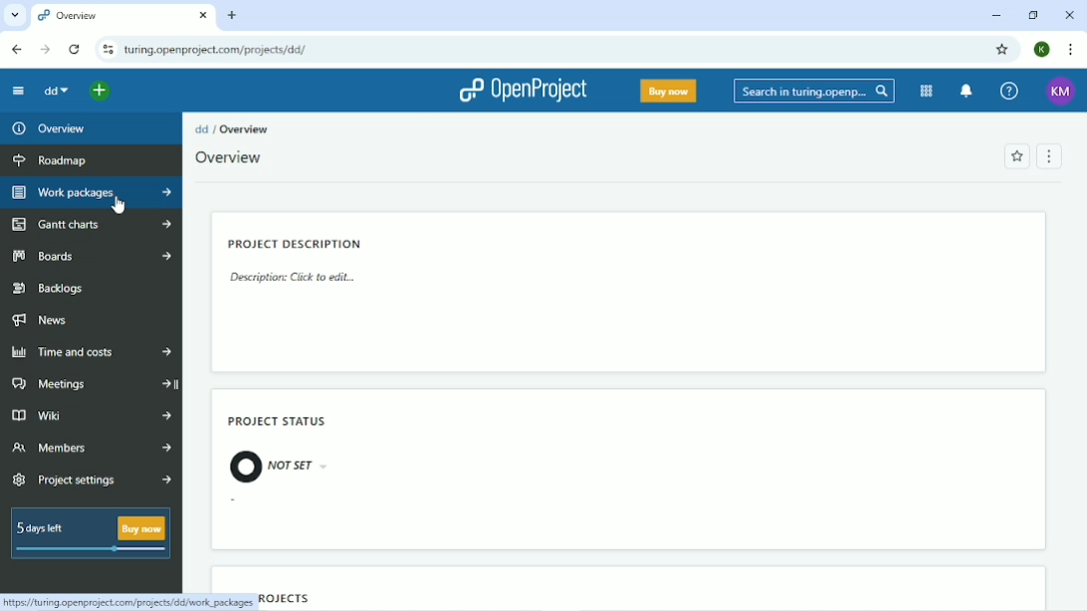 This screenshot has height=611, width=1087. What do you see at coordinates (15, 15) in the screenshot?
I see `Search tabs` at bounding box center [15, 15].